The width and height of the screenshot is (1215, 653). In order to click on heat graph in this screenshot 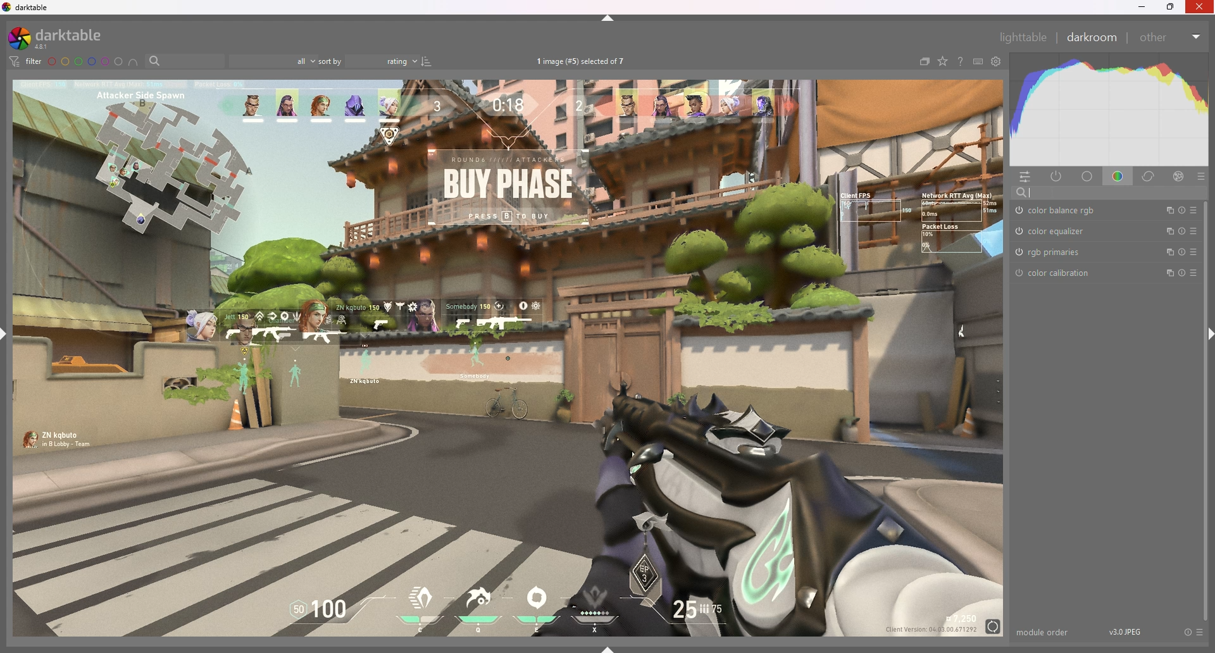, I will do `click(1108, 110)`.